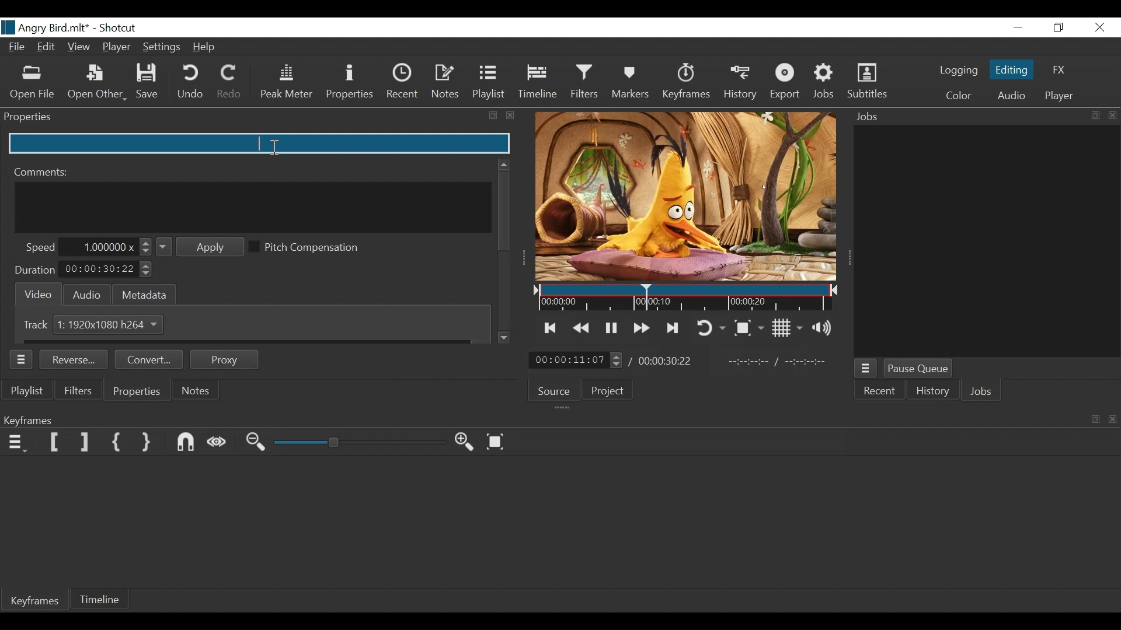 The height and width of the screenshot is (630, 1121). Describe the element at coordinates (498, 442) in the screenshot. I see `Zoom keyframe to fit` at that location.